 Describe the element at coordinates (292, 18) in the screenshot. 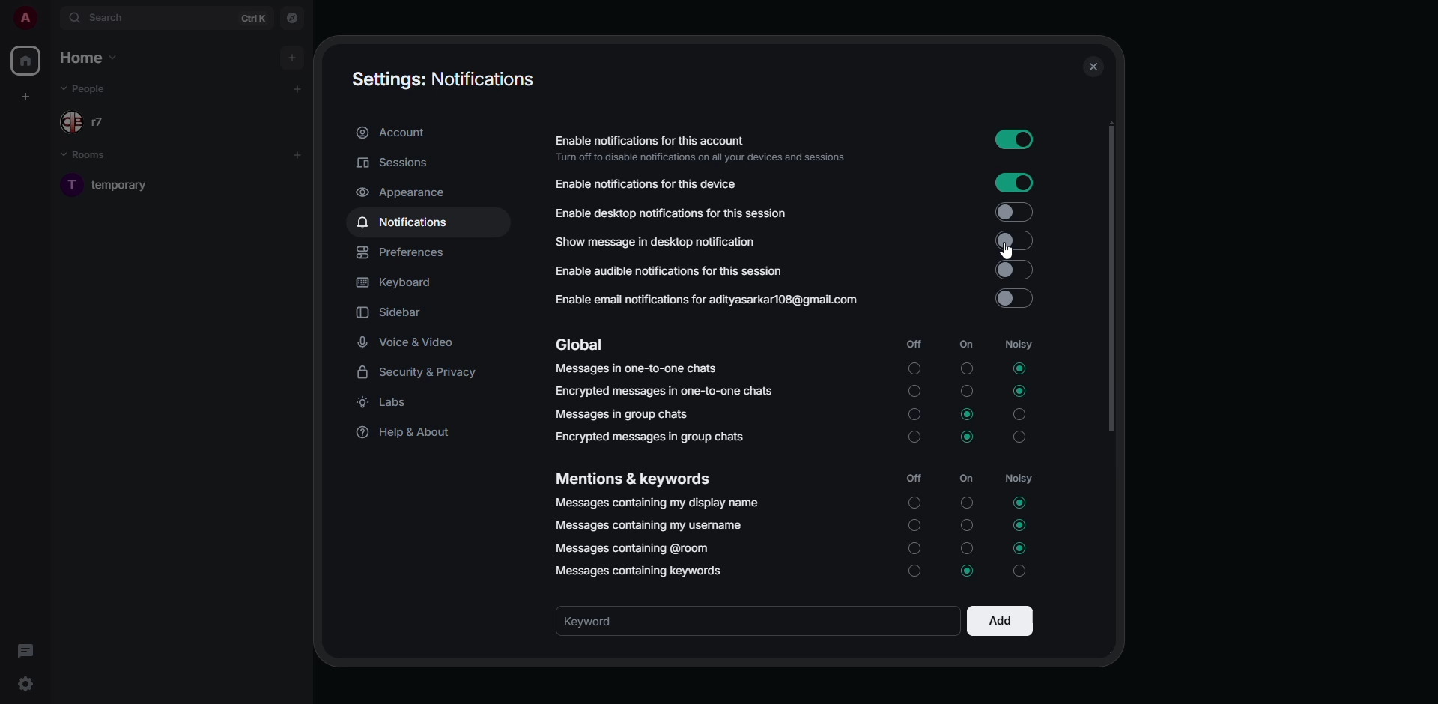

I see `navigator` at that location.